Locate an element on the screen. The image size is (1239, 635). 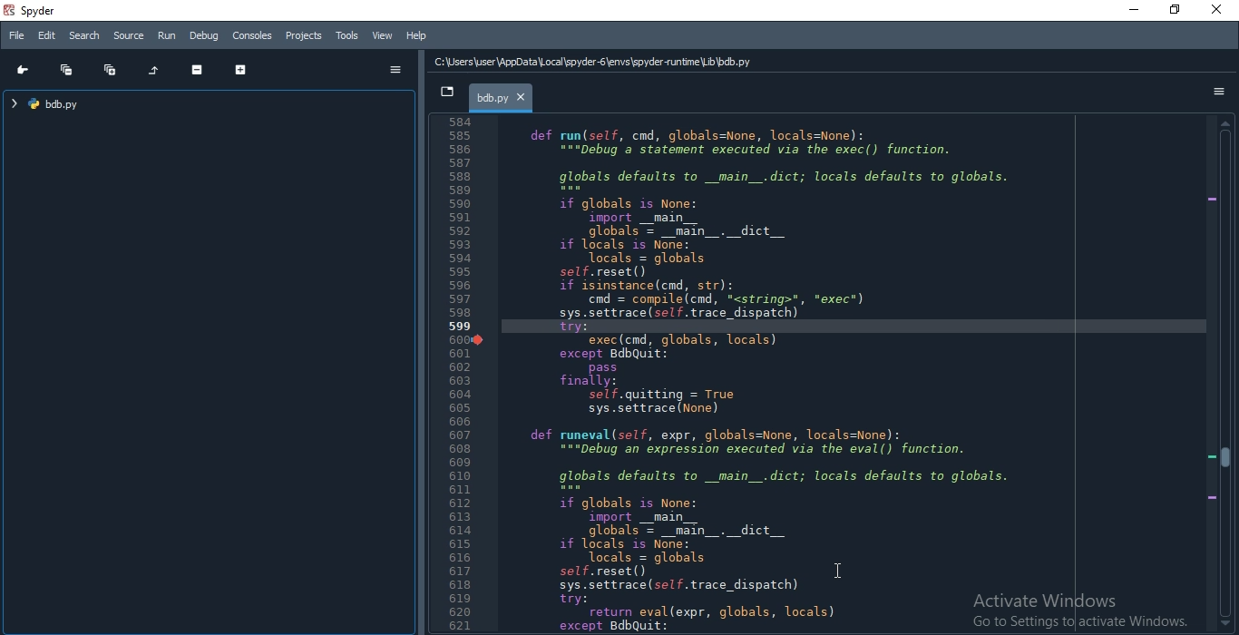
Line Number is located at coordinates (463, 375).